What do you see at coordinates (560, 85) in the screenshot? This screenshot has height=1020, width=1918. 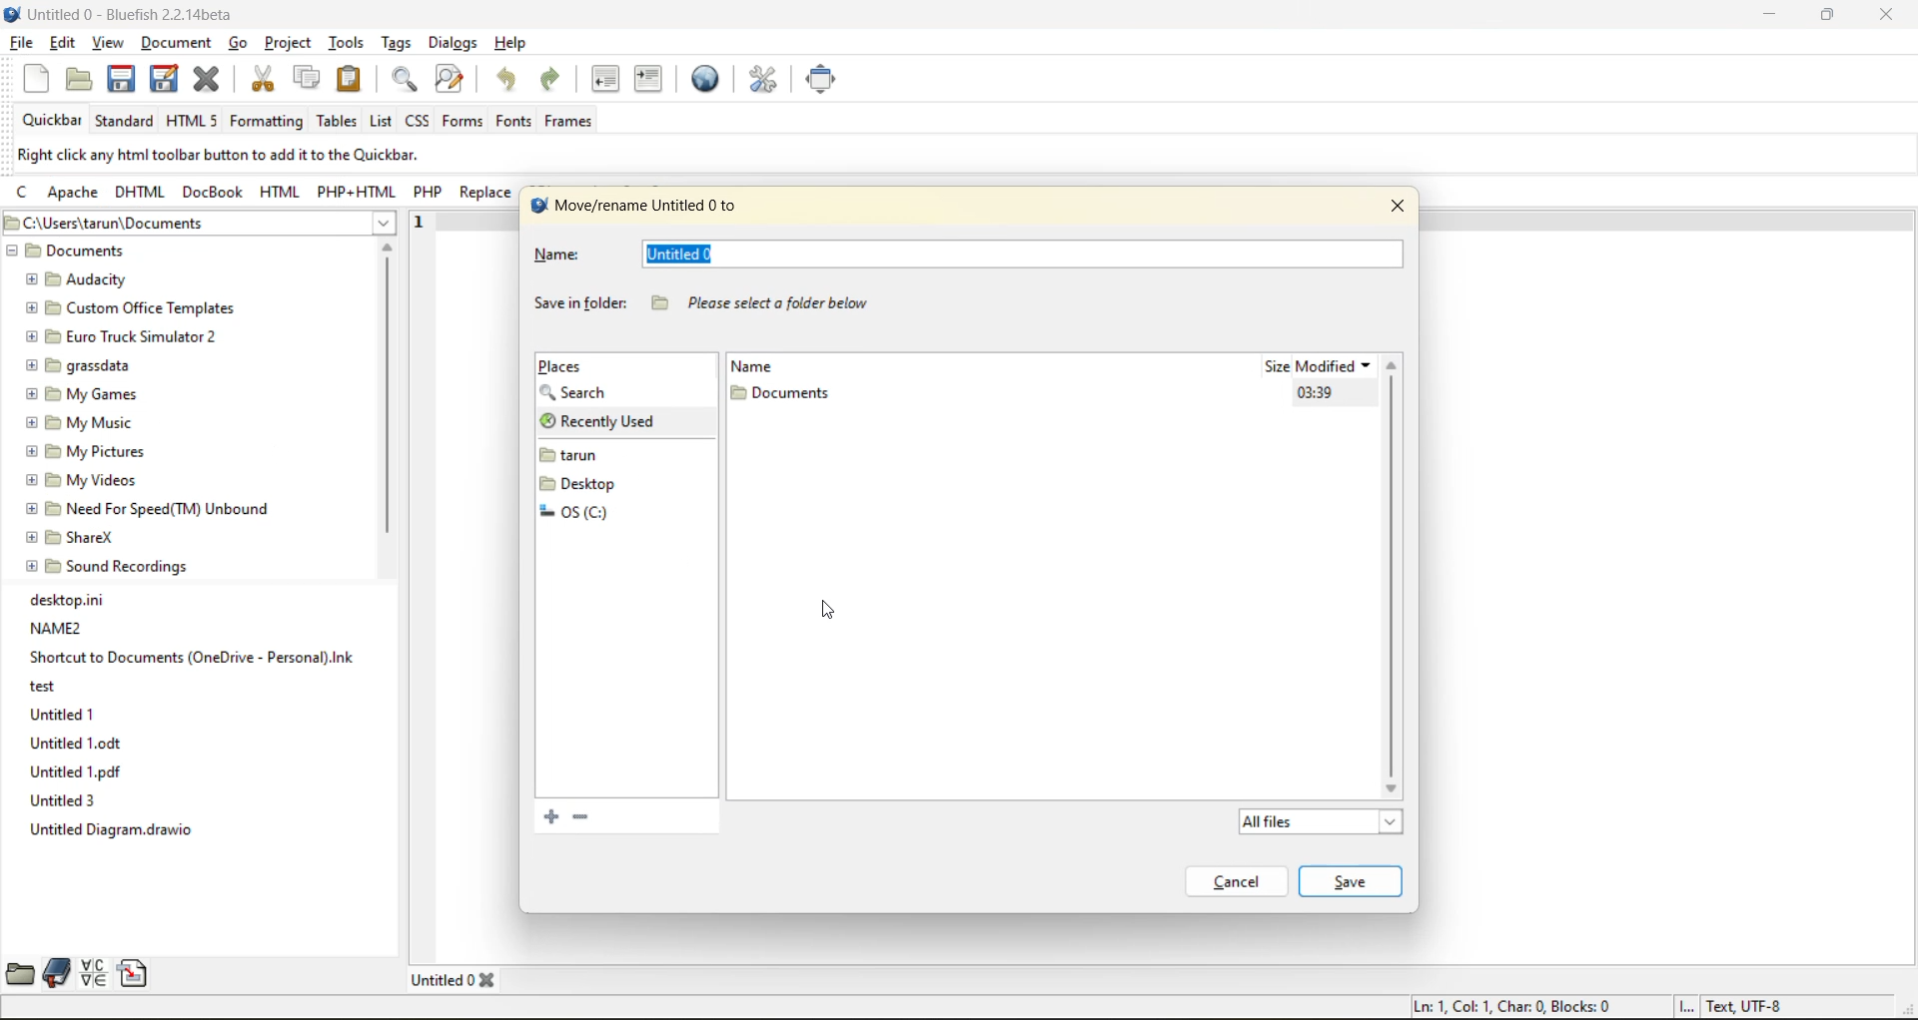 I see `redo` at bounding box center [560, 85].